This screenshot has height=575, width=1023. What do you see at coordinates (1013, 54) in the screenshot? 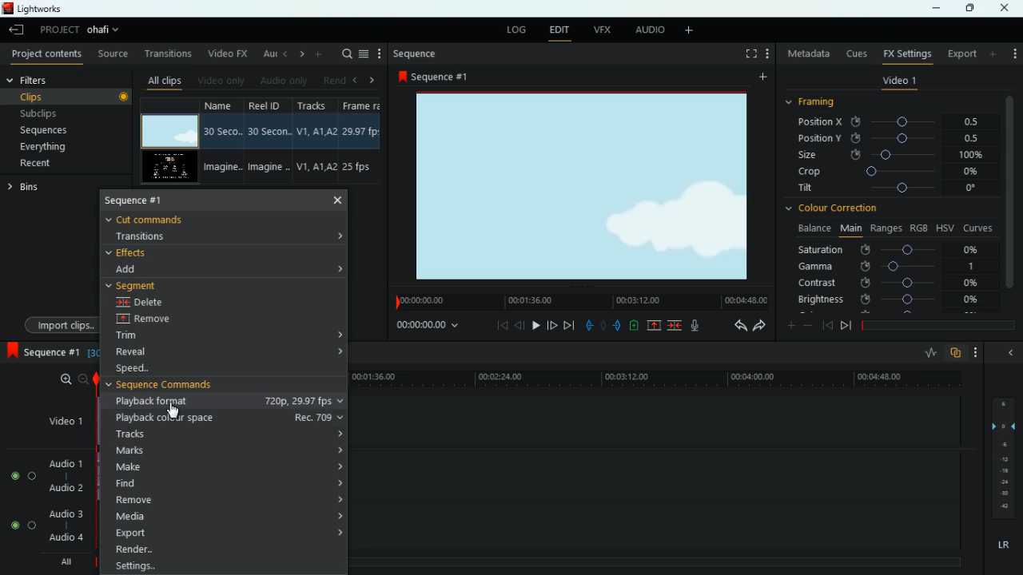
I see `more` at bounding box center [1013, 54].